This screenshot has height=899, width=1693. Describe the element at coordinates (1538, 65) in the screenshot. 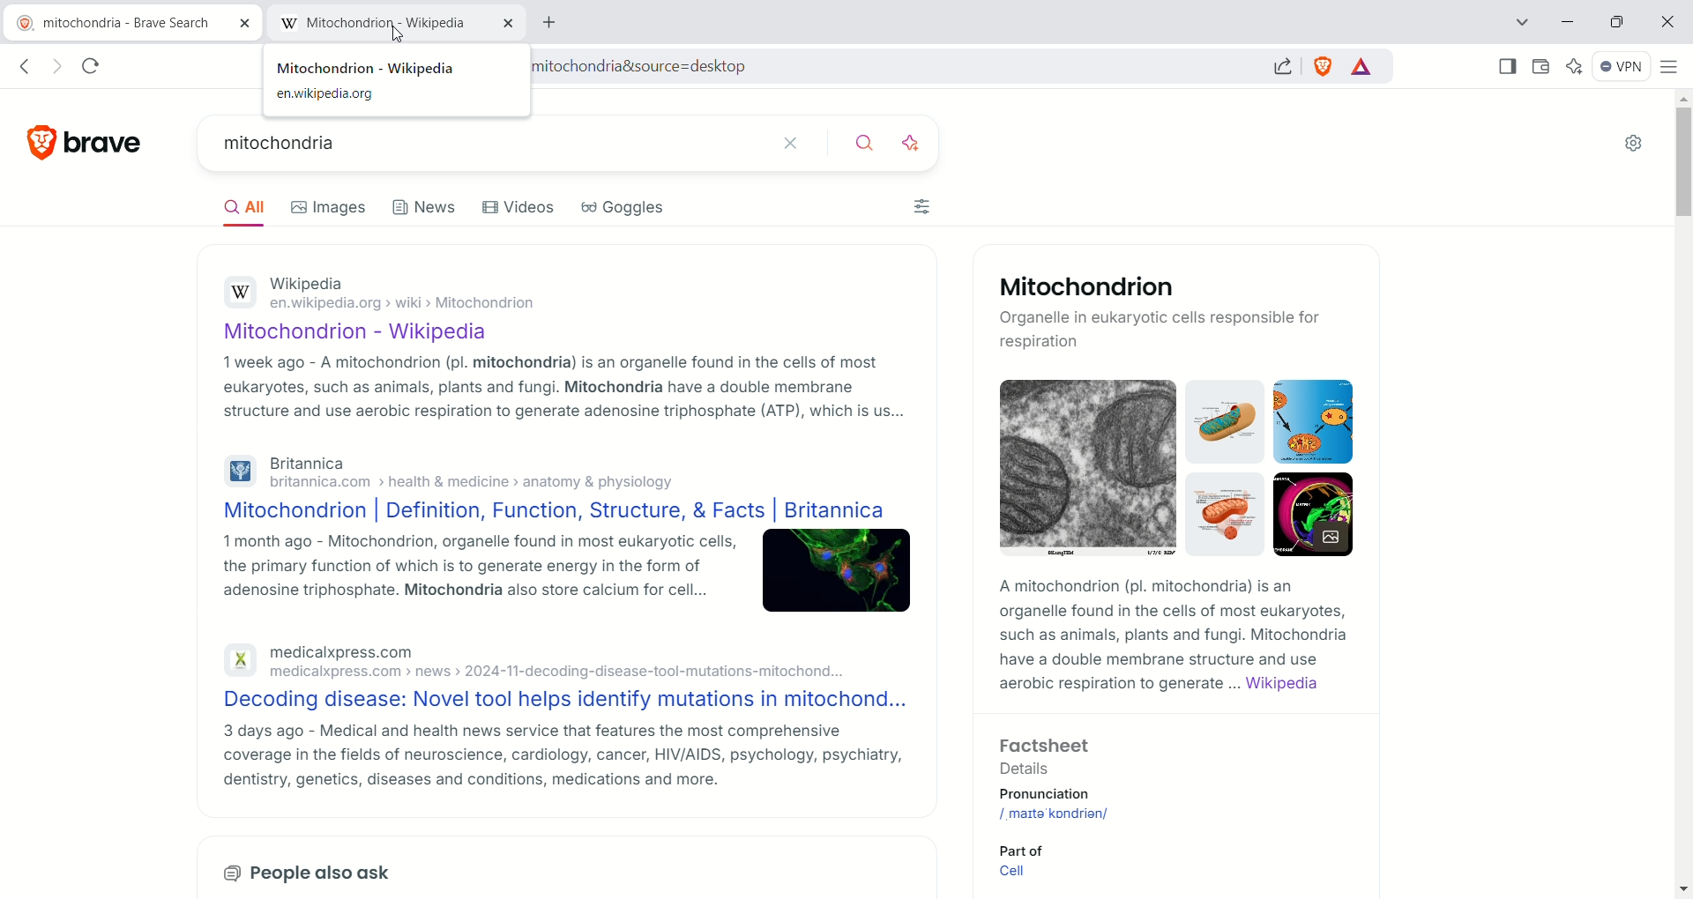

I see `wallet` at that location.